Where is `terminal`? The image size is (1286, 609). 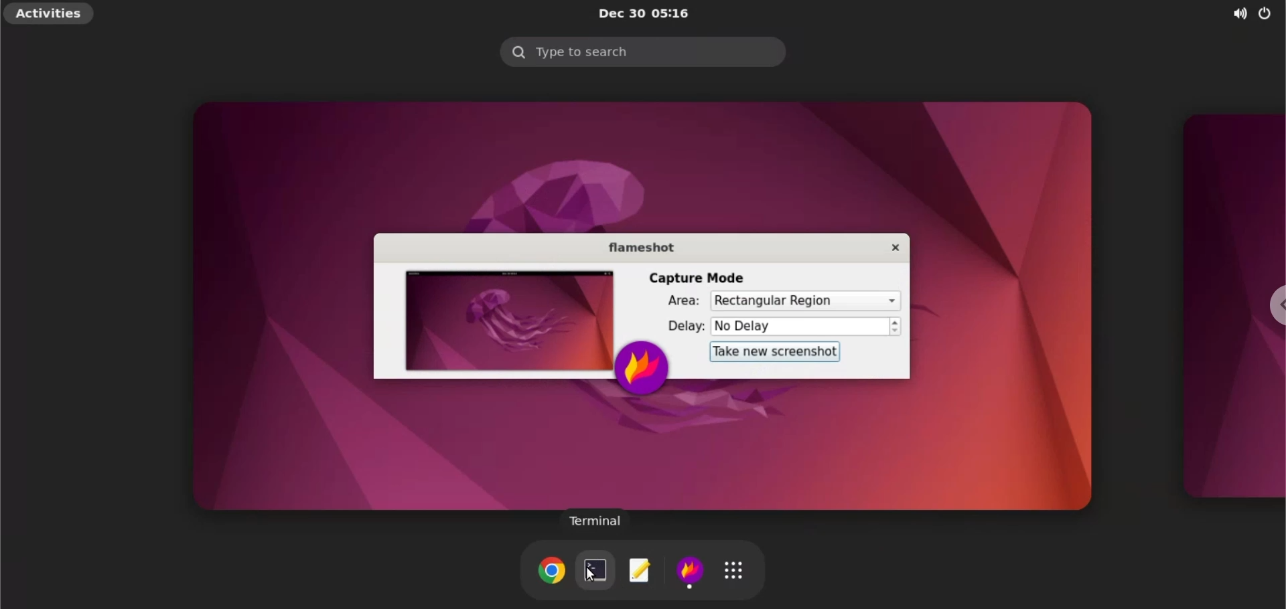
terminal is located at coordinates (594, 571).